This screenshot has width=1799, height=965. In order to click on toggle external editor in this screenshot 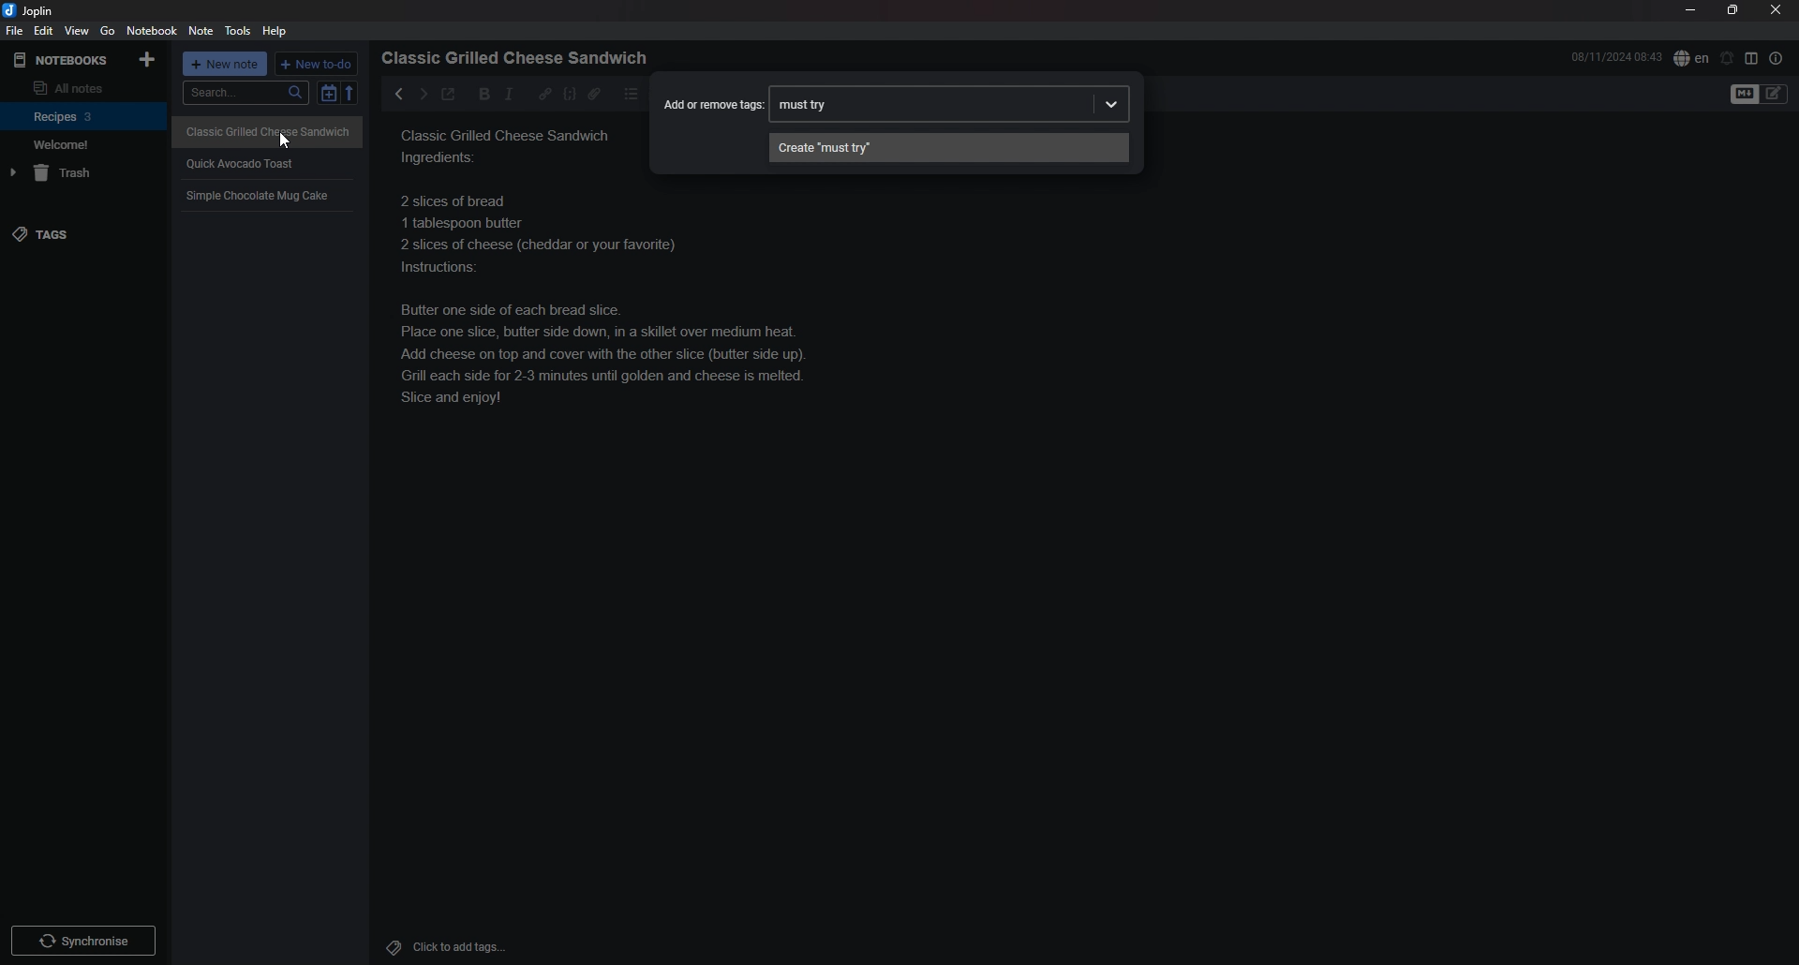, I will do `click(448, 96)`.